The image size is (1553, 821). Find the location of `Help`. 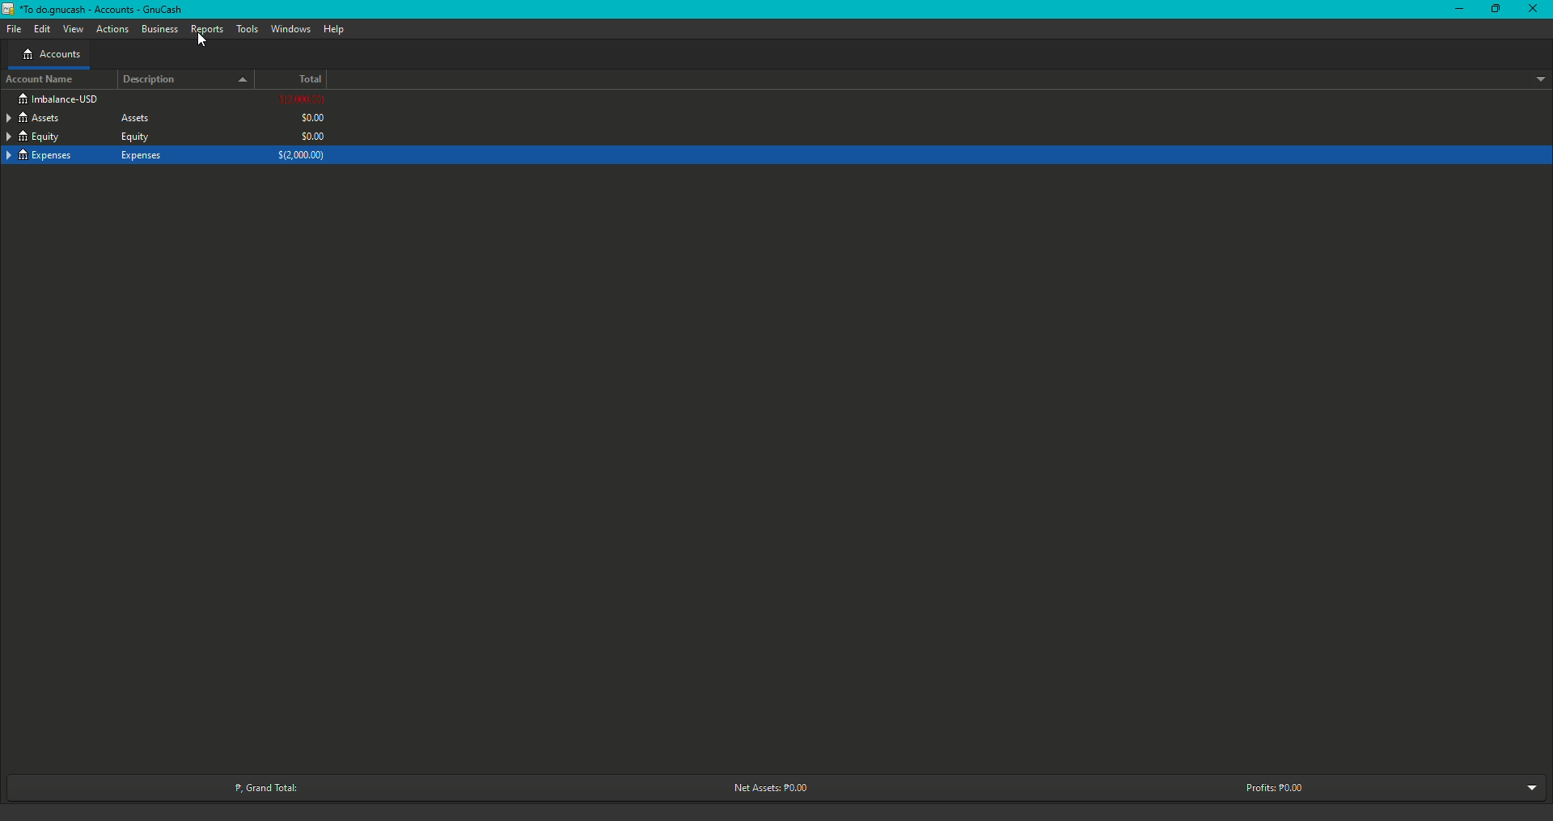

Help is located at coordinates (335, 30).